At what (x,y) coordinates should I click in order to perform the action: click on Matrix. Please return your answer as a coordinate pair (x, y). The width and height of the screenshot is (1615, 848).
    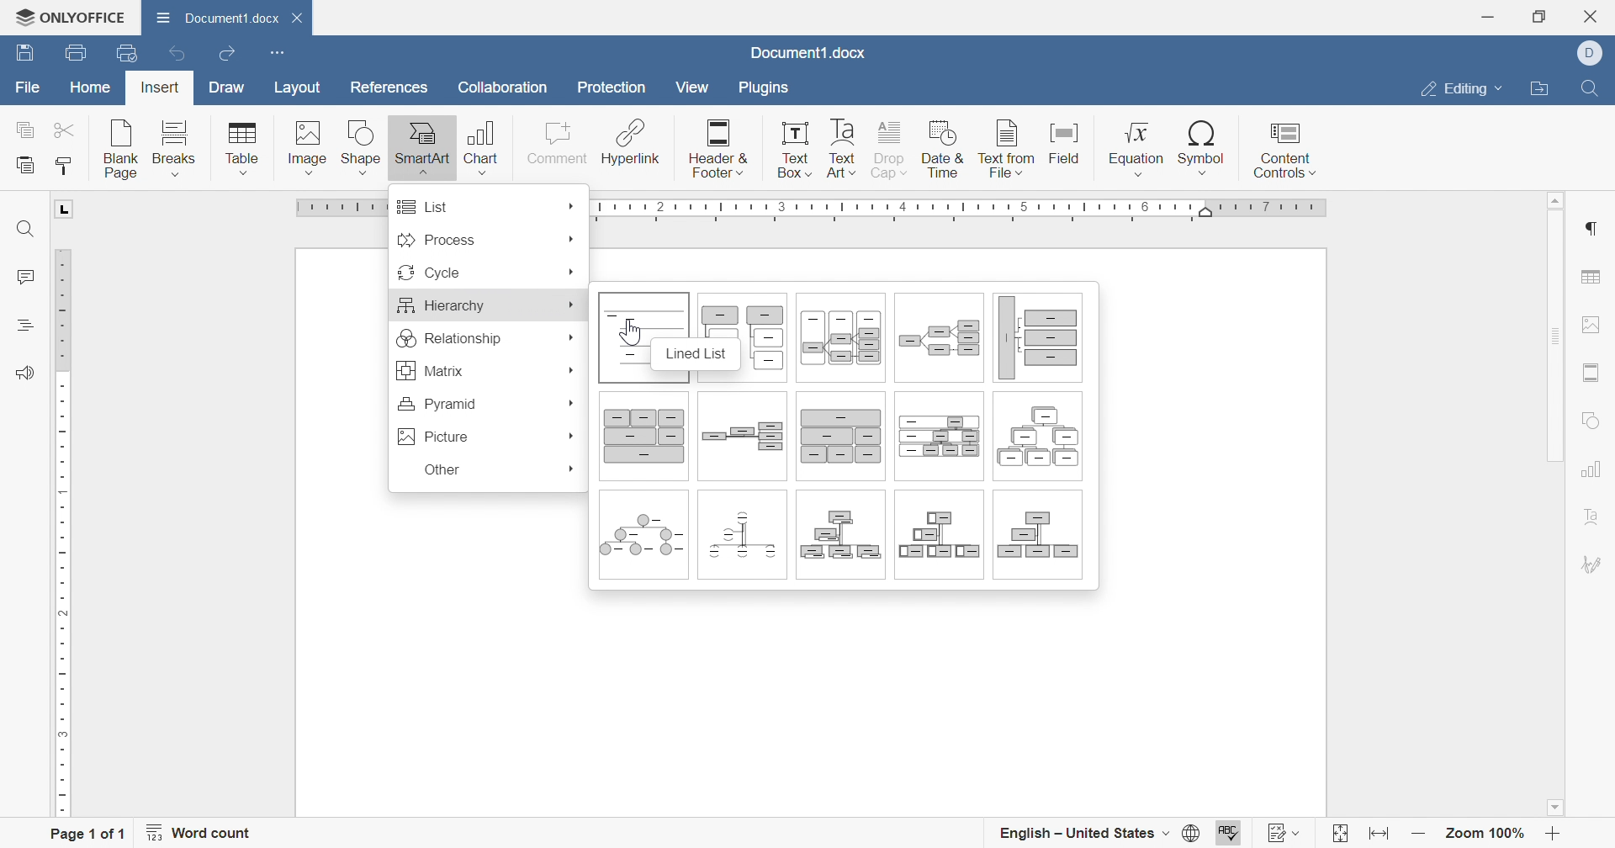
    Looking at the image, I should click on (431, 372).